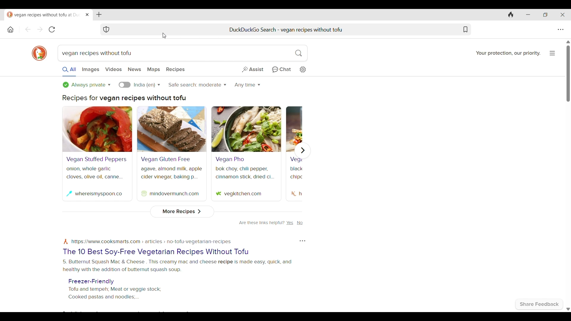  What do you see at coordinates (302, 241) in the screenshot?
I see `Feedback loop for respective search result ` at bounding box center [302, 241].